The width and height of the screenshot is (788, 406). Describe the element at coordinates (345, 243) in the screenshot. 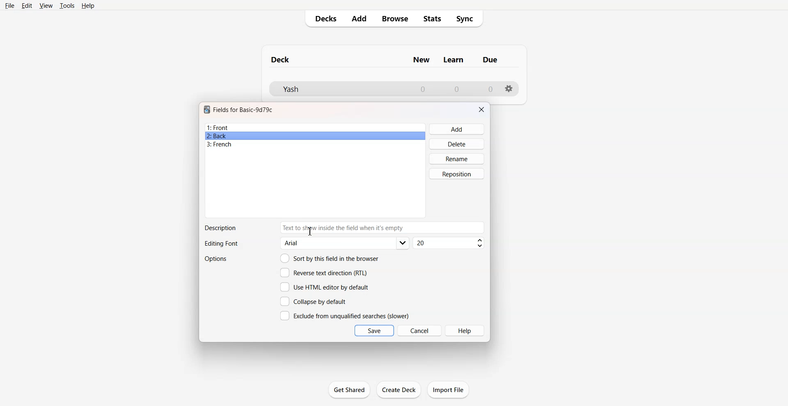

I see `Editing font options` at that location.